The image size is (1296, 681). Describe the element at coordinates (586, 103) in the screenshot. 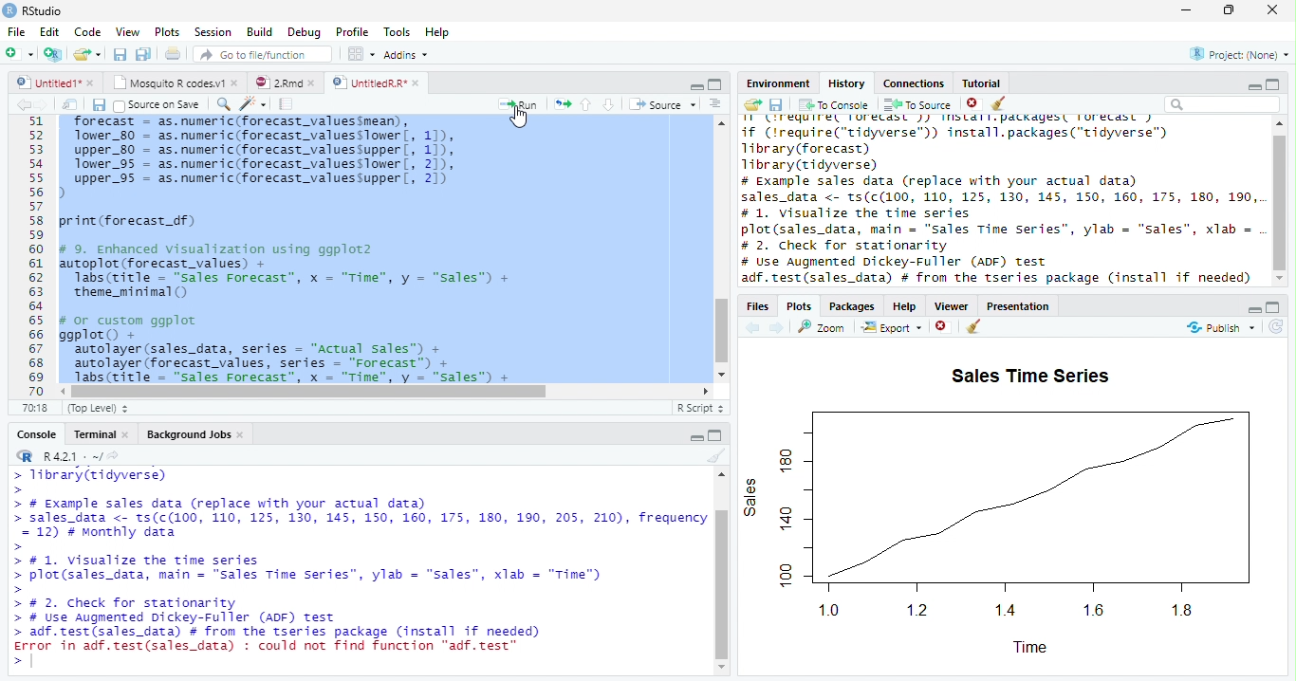

I see `Up` at that location.